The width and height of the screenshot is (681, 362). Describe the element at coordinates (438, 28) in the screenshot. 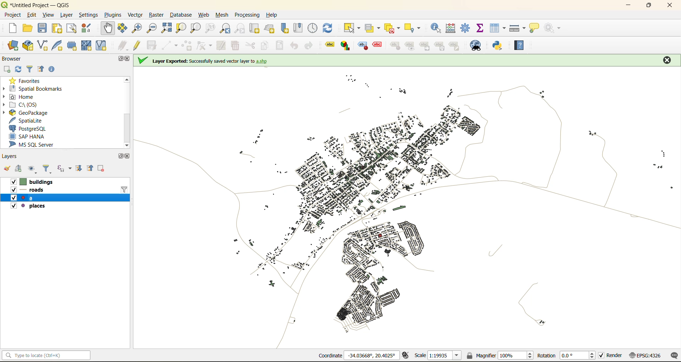

I see `identify features` at that location.